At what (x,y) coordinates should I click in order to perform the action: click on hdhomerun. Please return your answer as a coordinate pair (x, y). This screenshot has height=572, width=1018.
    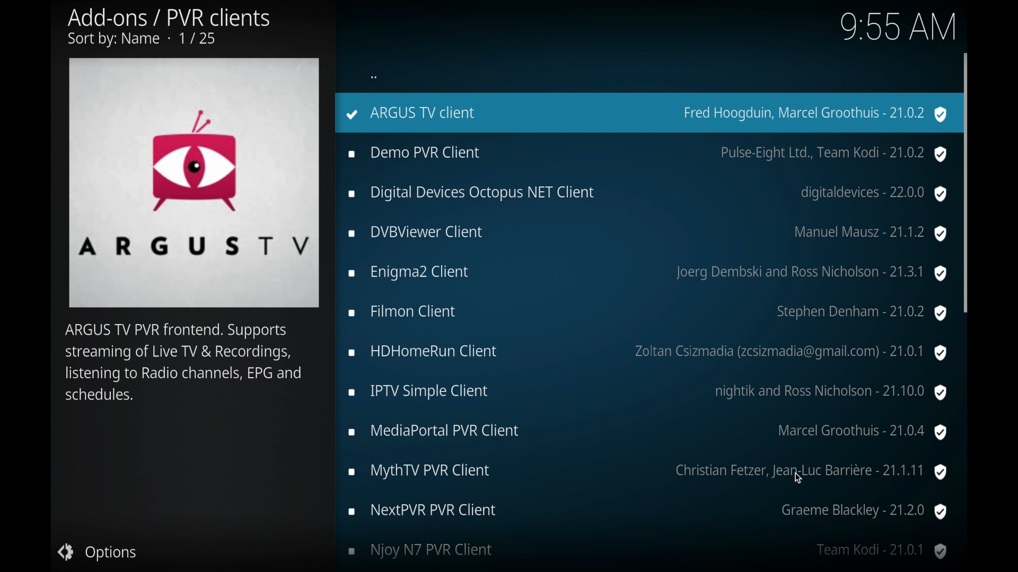
    Looking at the image, I should click on (649, 353).